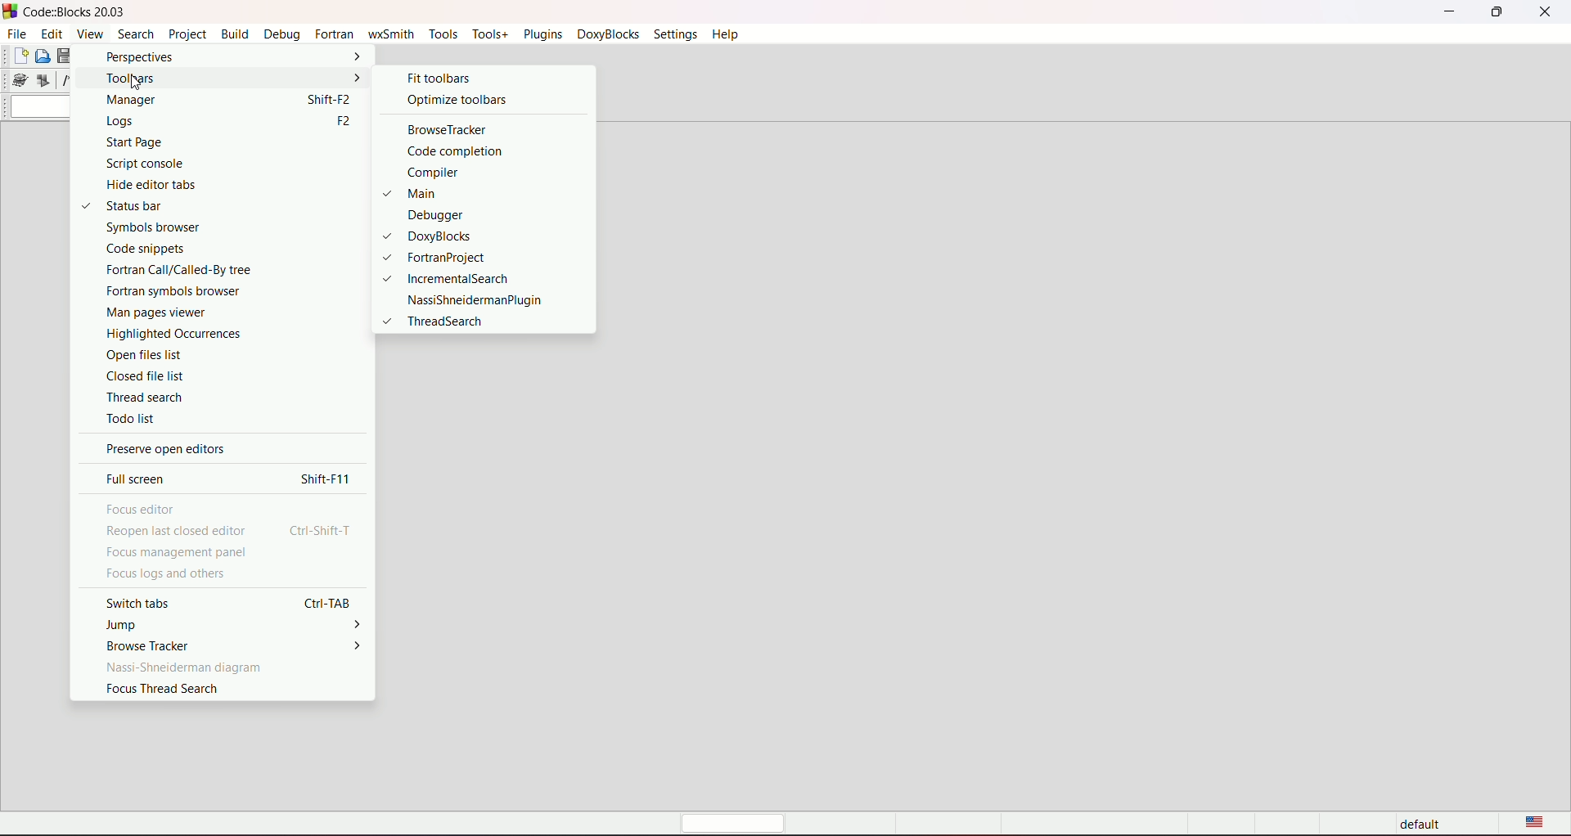 The height and width of the screenshot is (836, 1571). Describe the element at coordinates (1495, 12) in the screenshot. I see `minimize/maximize` at that location.